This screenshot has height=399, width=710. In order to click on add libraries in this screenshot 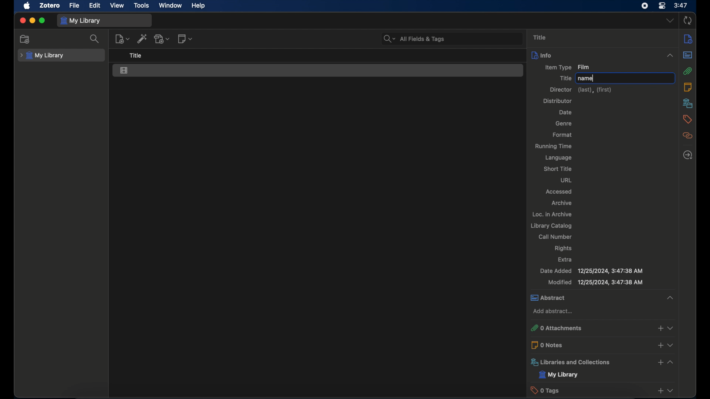, I will do `click(658, 361)`.